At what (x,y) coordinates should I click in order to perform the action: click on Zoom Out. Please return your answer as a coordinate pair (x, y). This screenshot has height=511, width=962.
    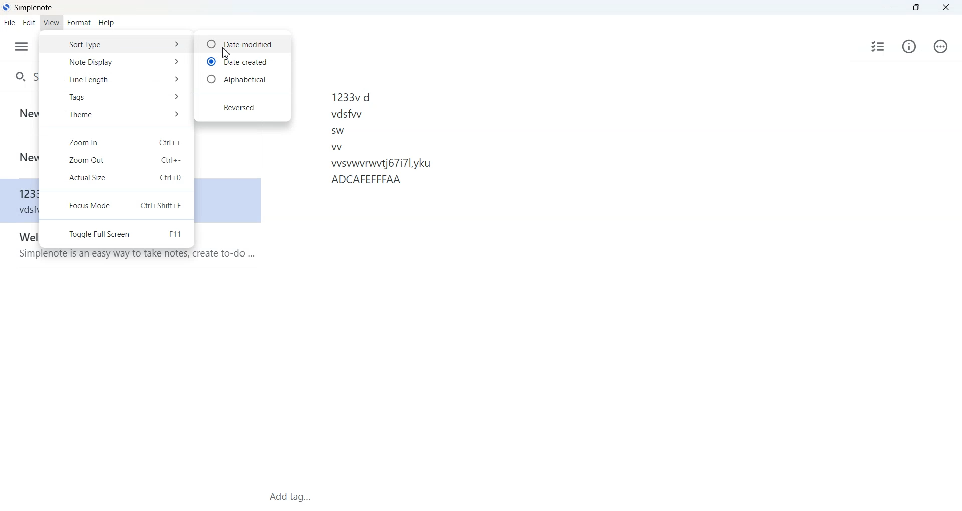
    Looking at the image, I should click on (117, 160).